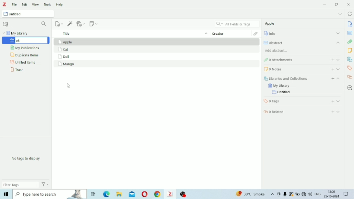 The height and width of the screenshot is (199, 354). Describe the element at coordinates (338, 79) in the screenshot. I see `Collapse section` at that location.